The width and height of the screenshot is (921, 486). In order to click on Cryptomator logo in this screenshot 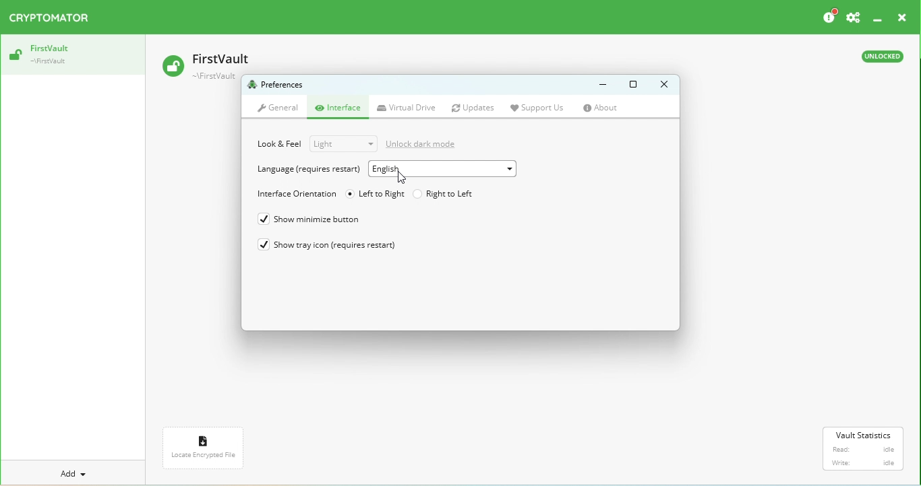, I will do `click(53, 18)`.